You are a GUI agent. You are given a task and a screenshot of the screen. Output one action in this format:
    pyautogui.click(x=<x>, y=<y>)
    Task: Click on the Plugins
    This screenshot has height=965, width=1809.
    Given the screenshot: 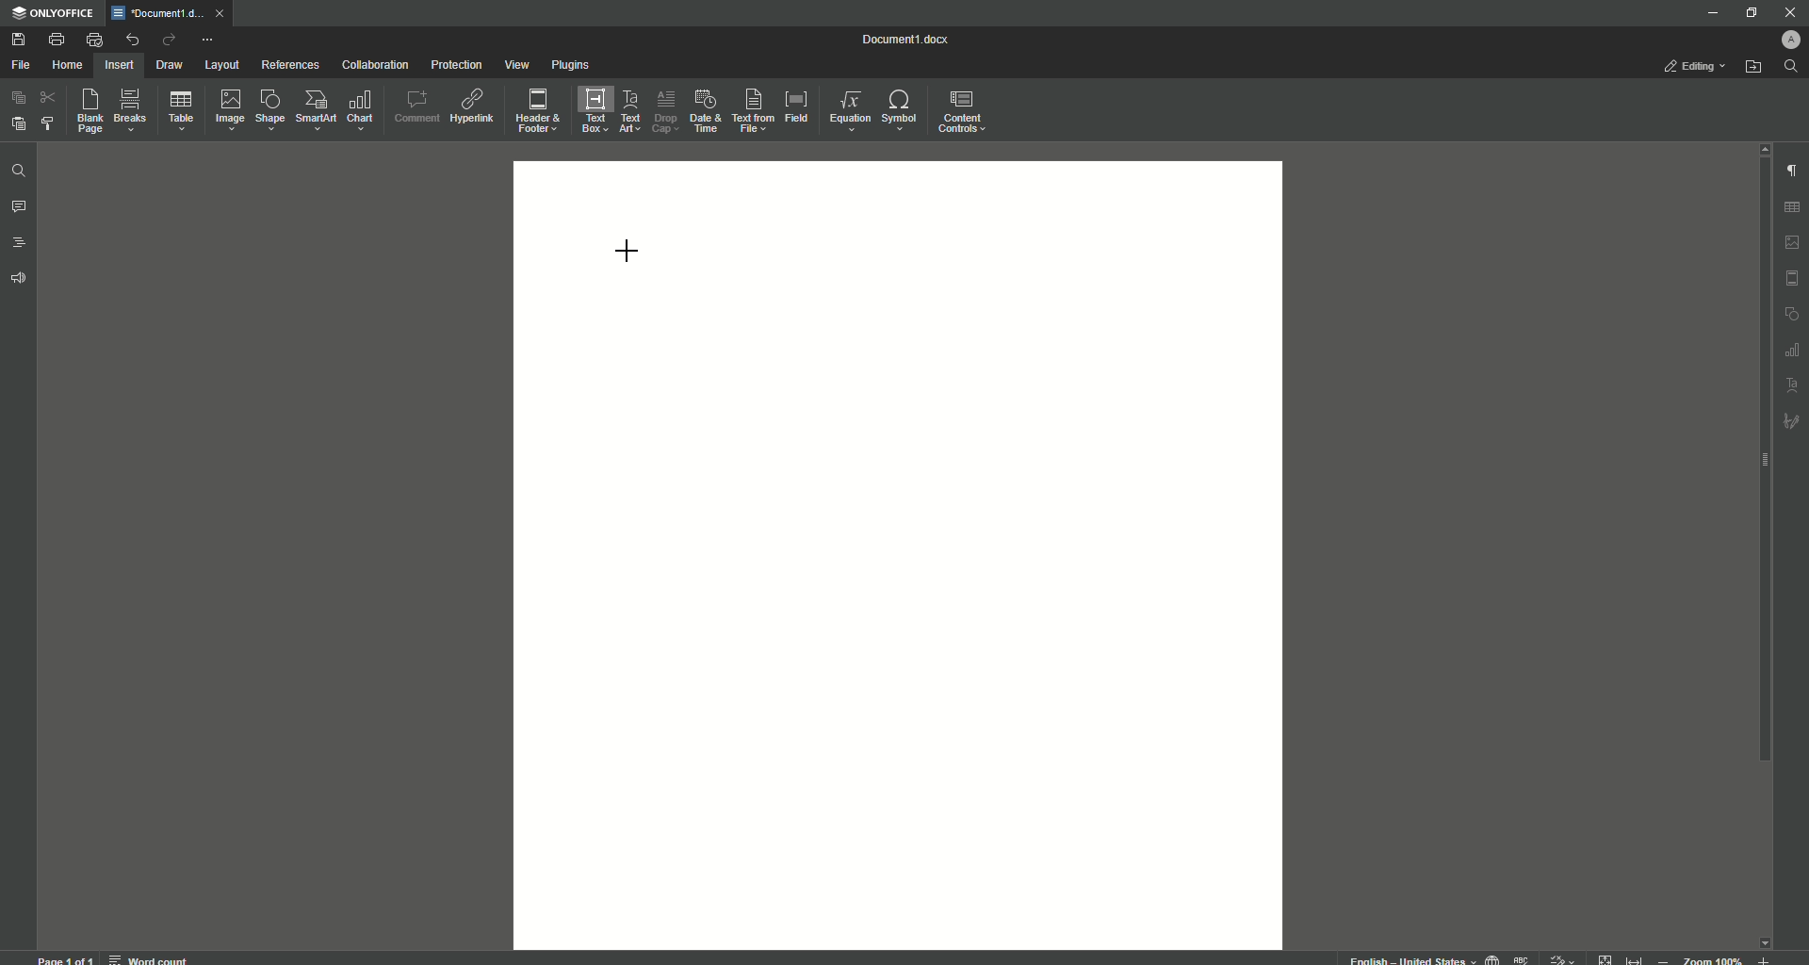 What is the action you would take?
    pyautogui.click(x=572, y=66)
    